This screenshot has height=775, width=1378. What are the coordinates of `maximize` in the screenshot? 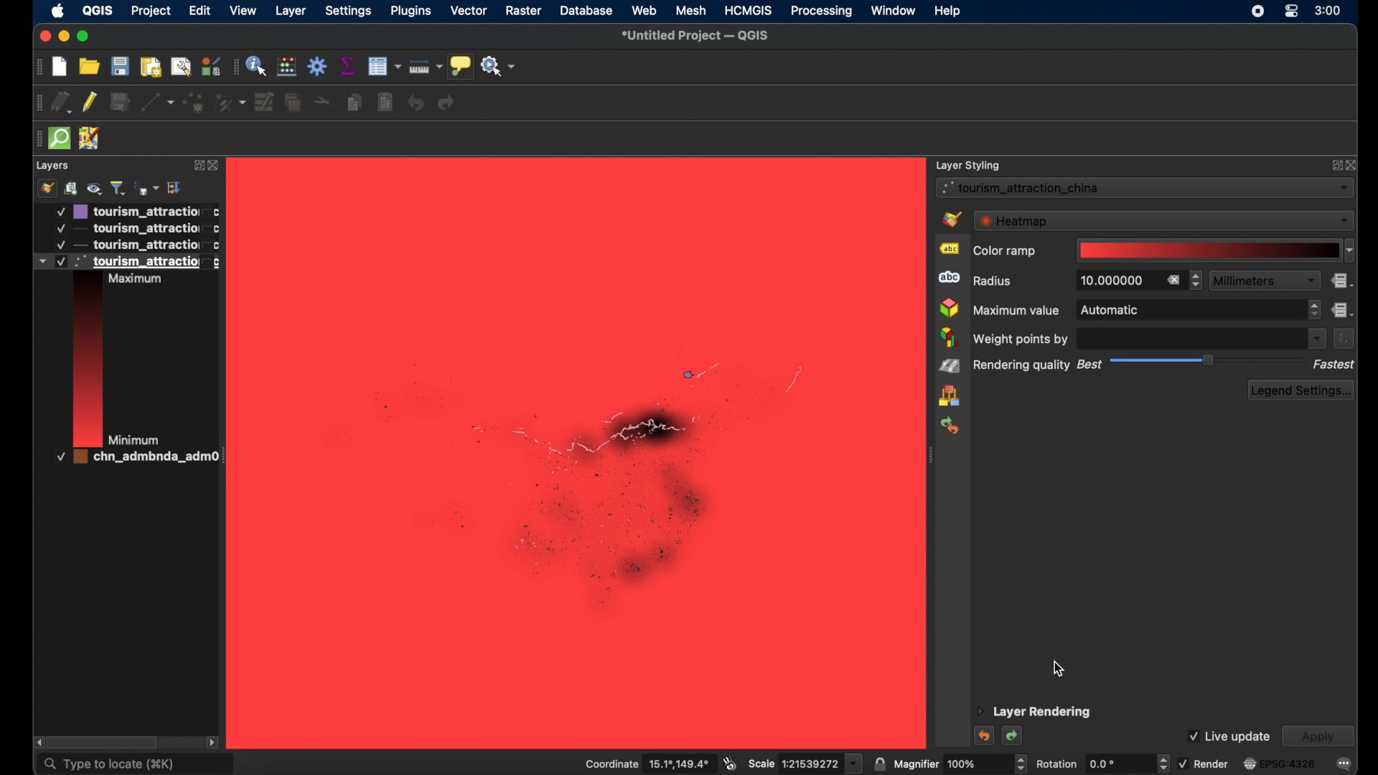 It's located at (85, 37).